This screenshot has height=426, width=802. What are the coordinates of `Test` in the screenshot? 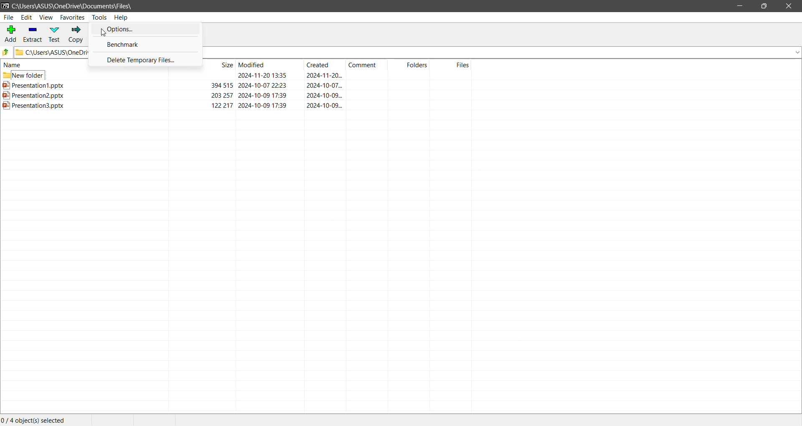 It's located at (56, 35).